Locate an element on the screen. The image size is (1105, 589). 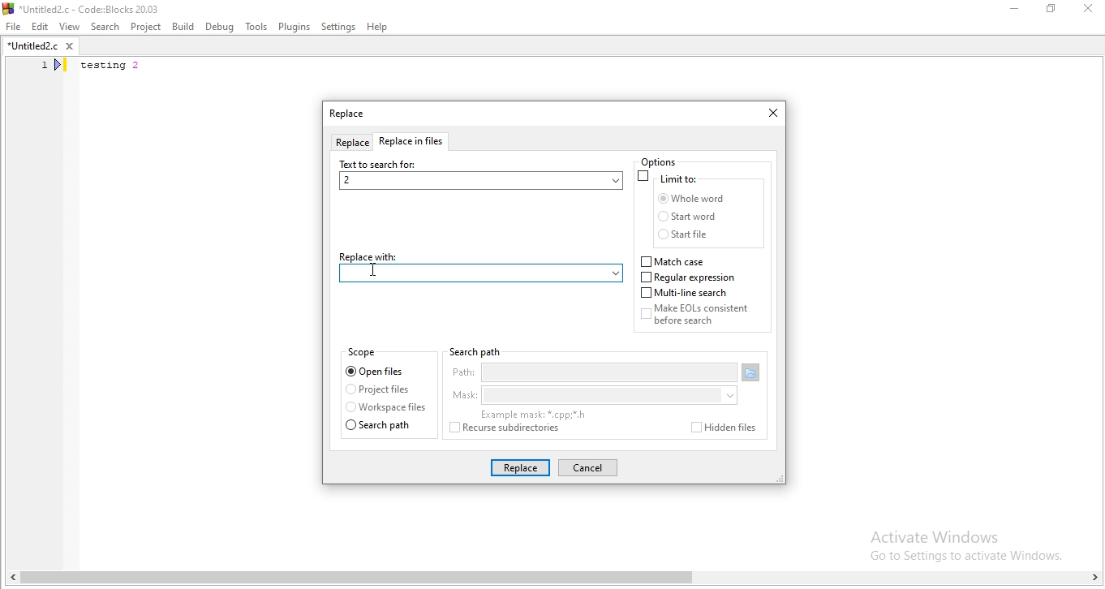
search path is located at coordinates (385, 426).